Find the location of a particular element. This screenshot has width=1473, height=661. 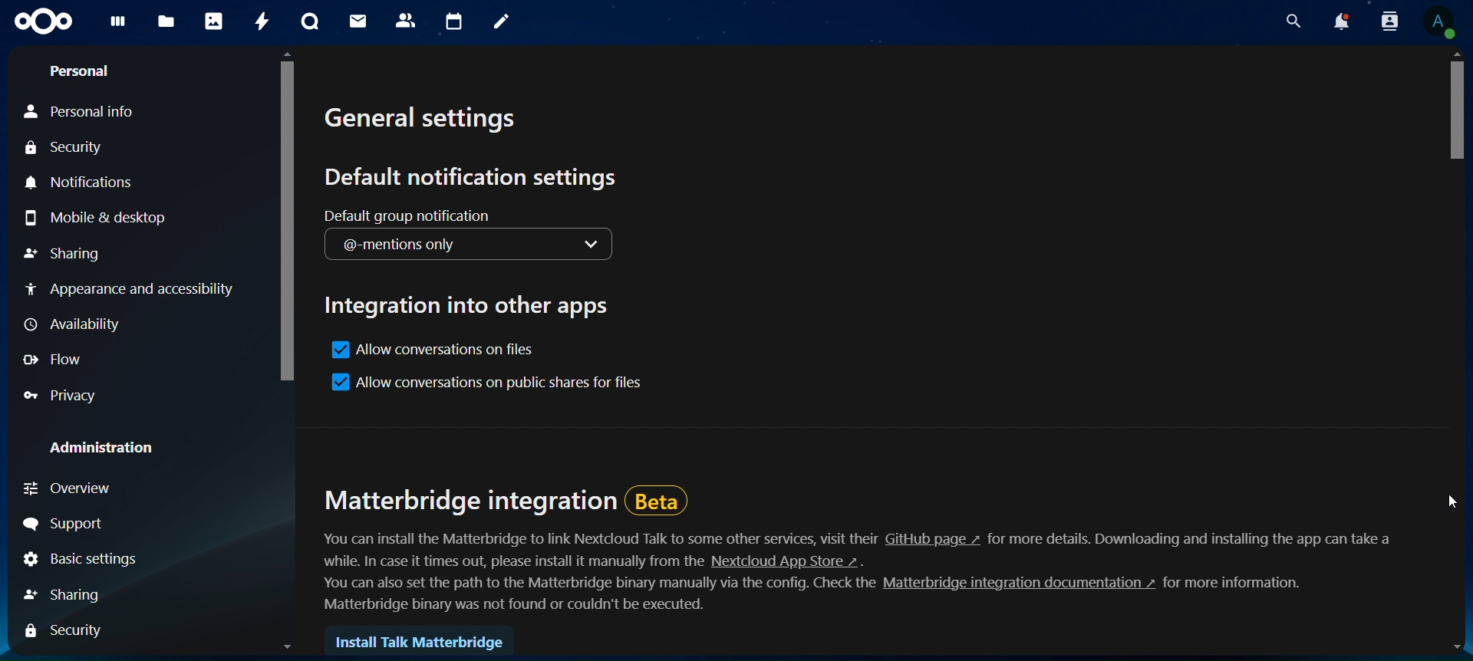

appearance and accessibility  is located at coordinates (127, 287).